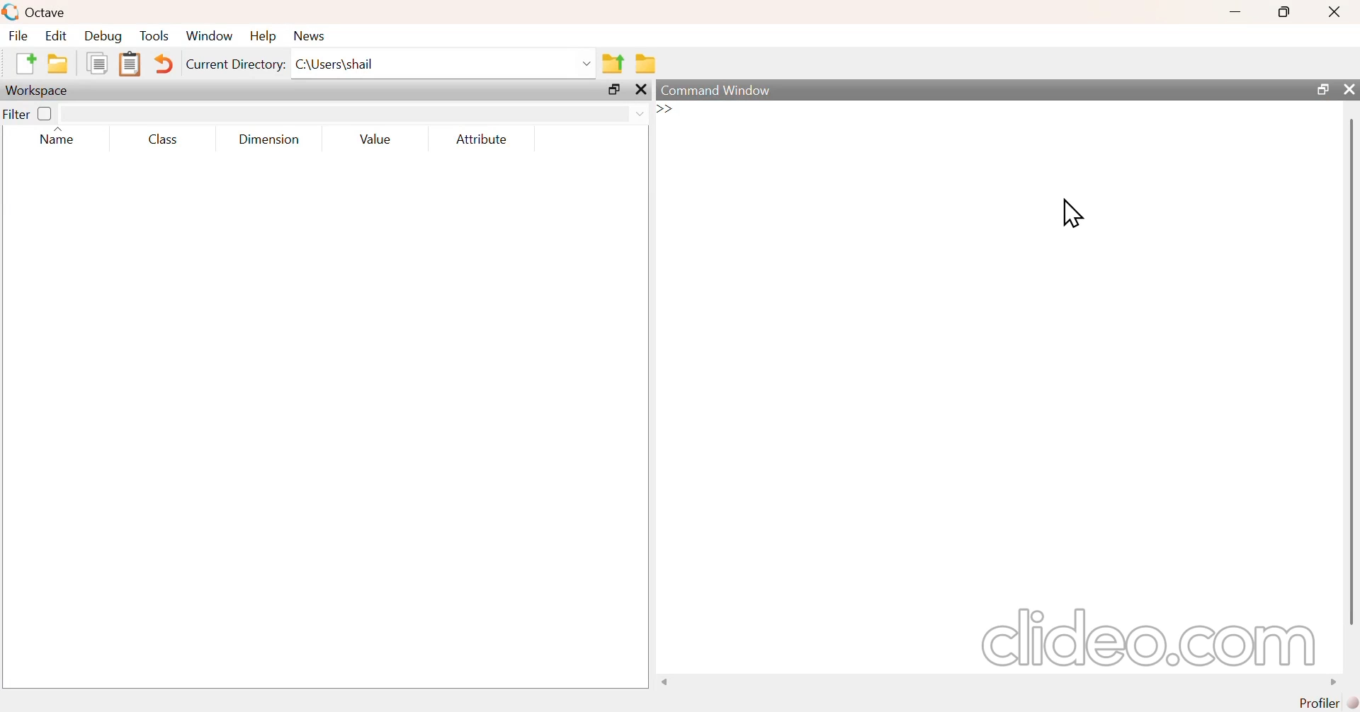 This screenshot has height=712, width=1360. Describe the element at coordinates (1338, 12) in the screenshot. I see `close` at that location.